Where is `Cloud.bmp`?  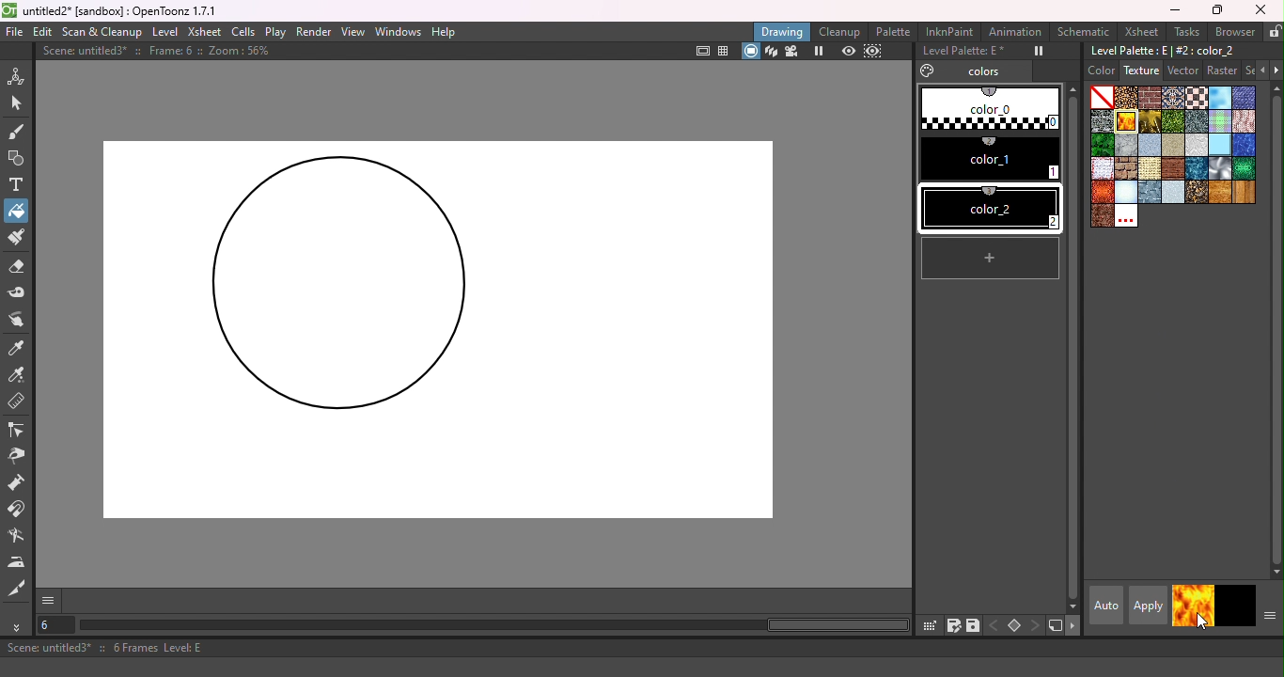 Cloud.bmp is located at coordinates (1220, 97).